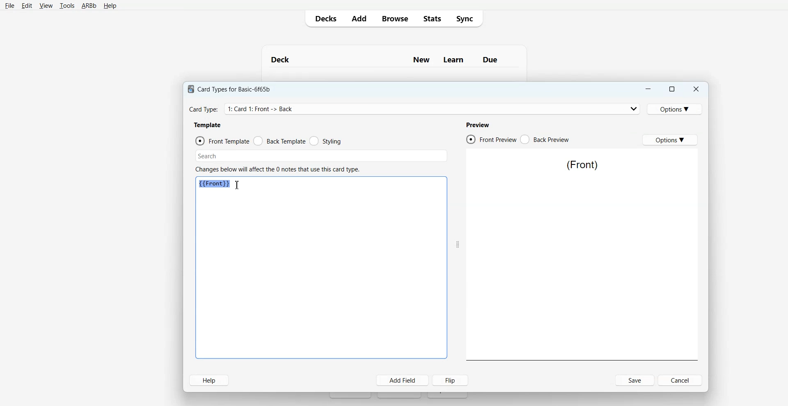  Describe the element at coordinates (403, 380) in the screenshot. I see `Add Field` at that location.